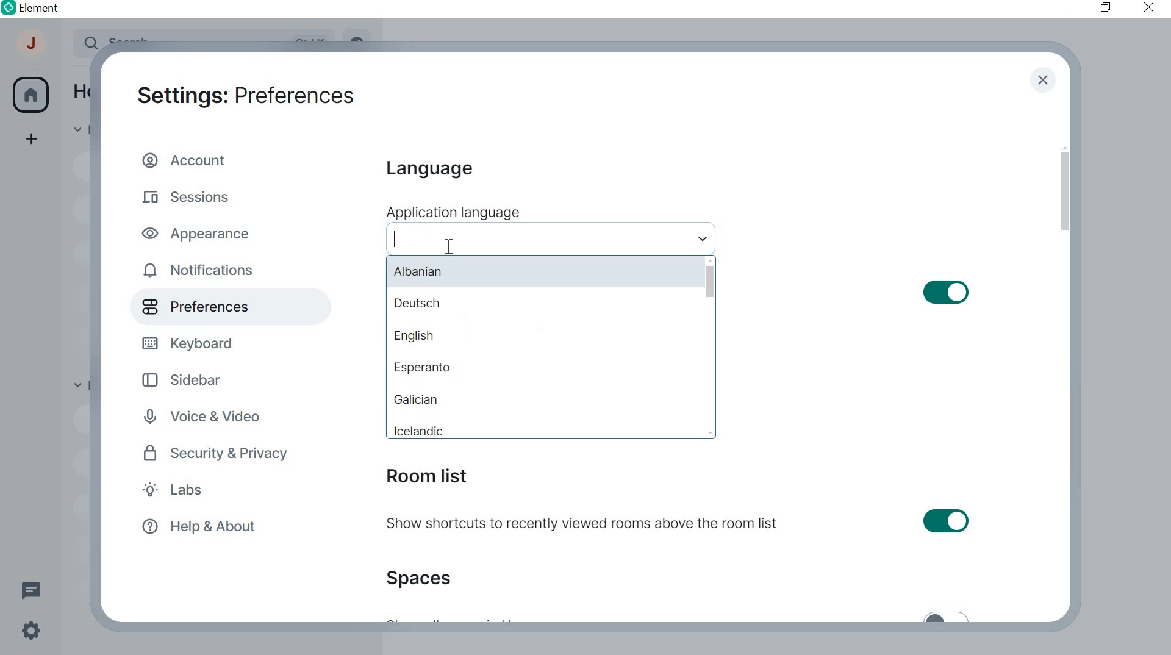 Image resolution: width=1171 pixels, height=655 pixels. I want to click on scroll down, so click(712, 432).